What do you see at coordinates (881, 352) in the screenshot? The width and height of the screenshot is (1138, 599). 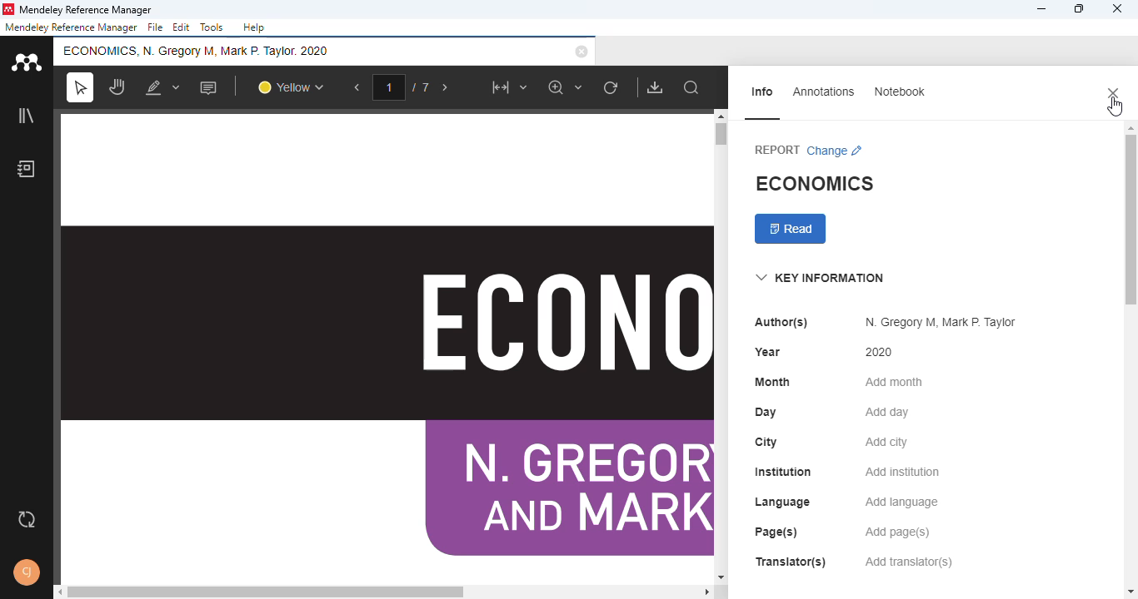 I see `2020` at bounding box center [881, 352].